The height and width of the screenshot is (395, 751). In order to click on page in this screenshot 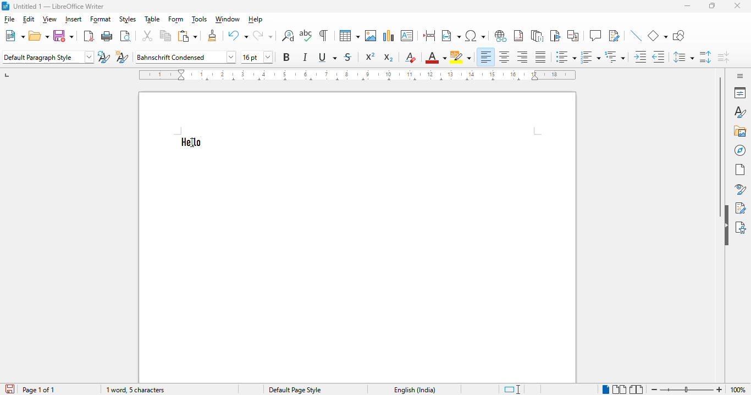, I will do `click(741, 170)`.